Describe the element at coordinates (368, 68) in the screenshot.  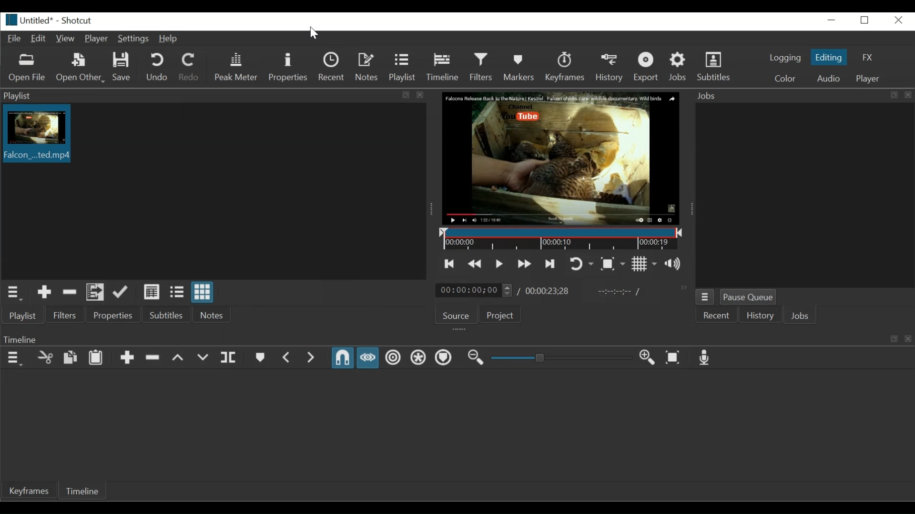
I see `Notes` at that location.